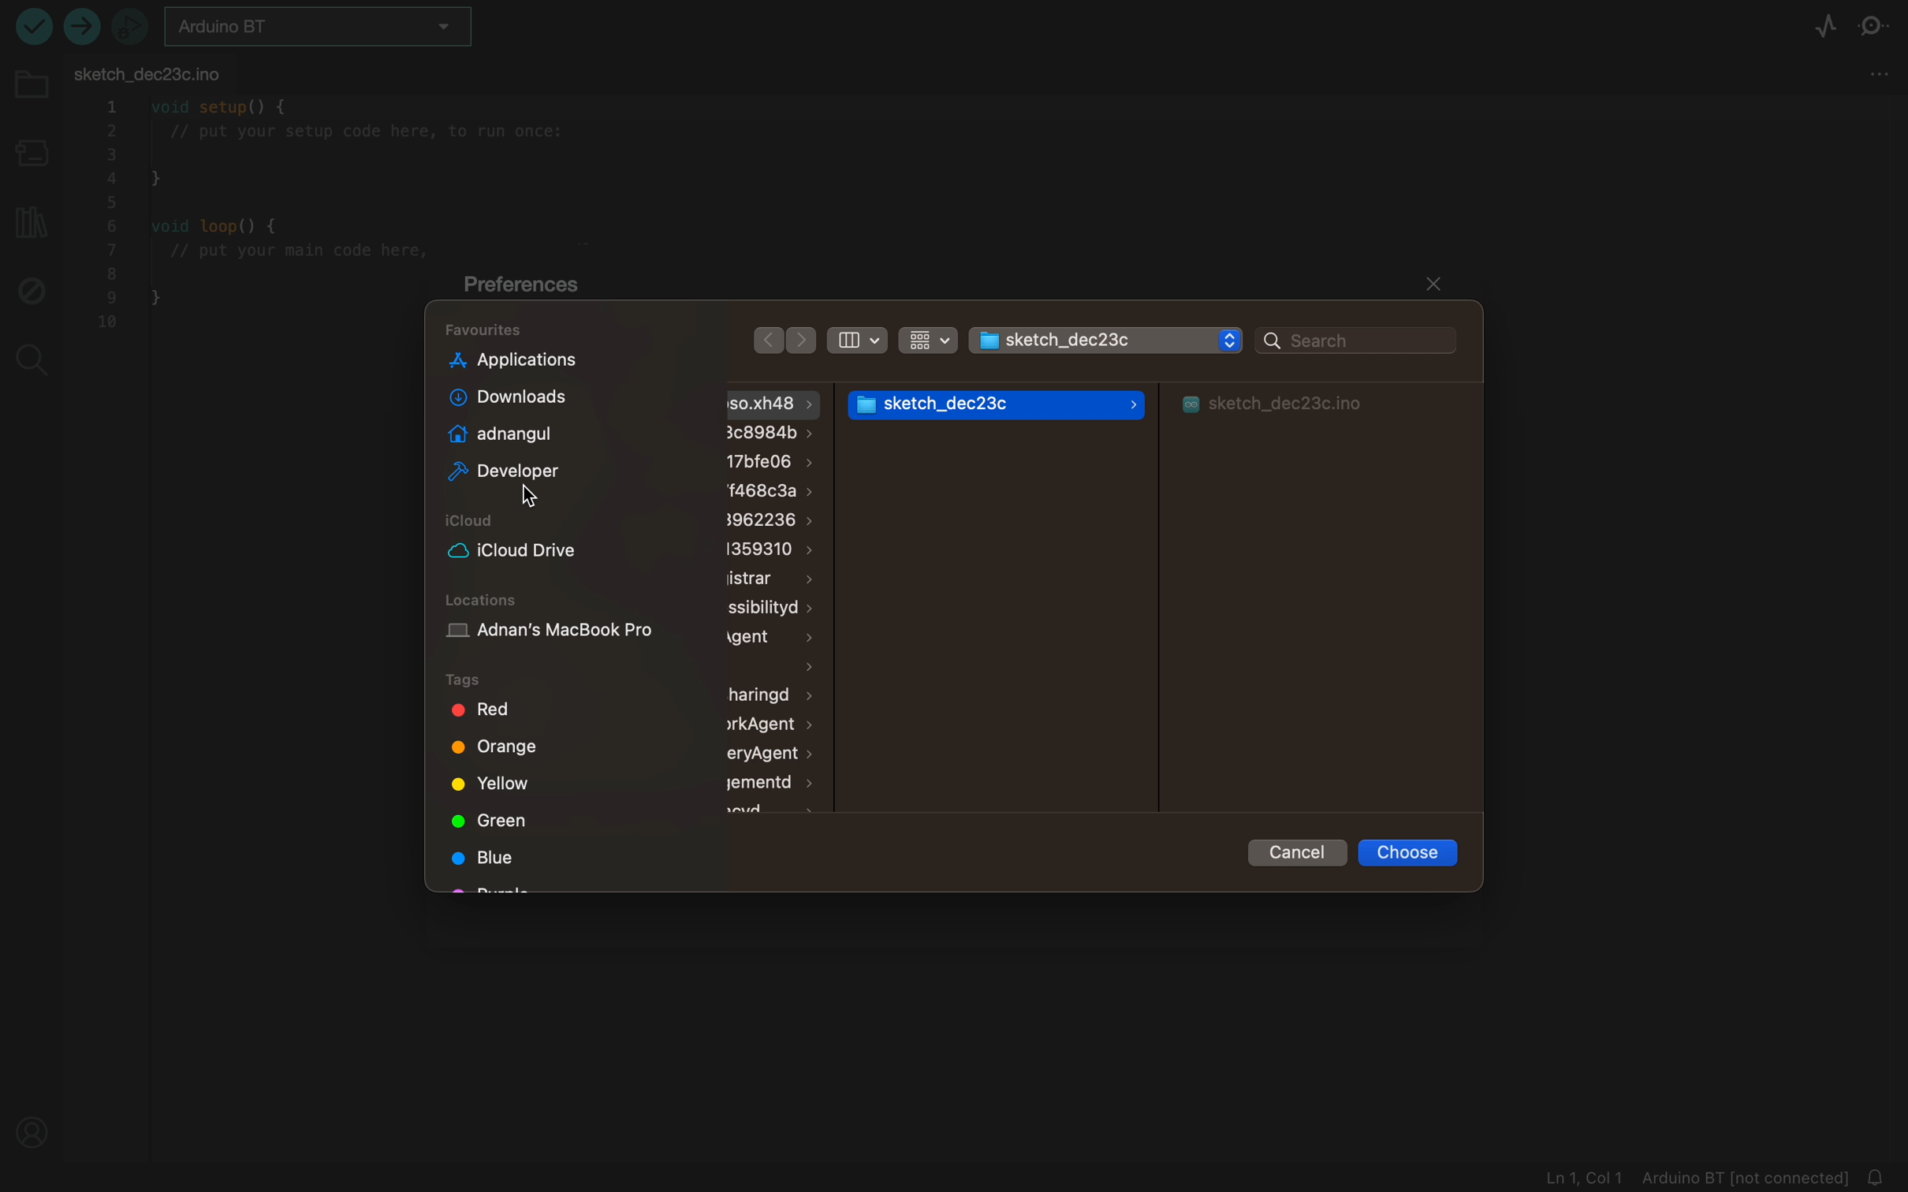 Image resolution: width=1908 pixels, height=1192 pixels. I want to click on preferences, so click(536, 285).